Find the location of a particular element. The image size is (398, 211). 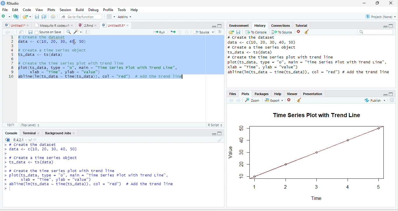

Go forward to next source location is located at coordinates (13, 32).